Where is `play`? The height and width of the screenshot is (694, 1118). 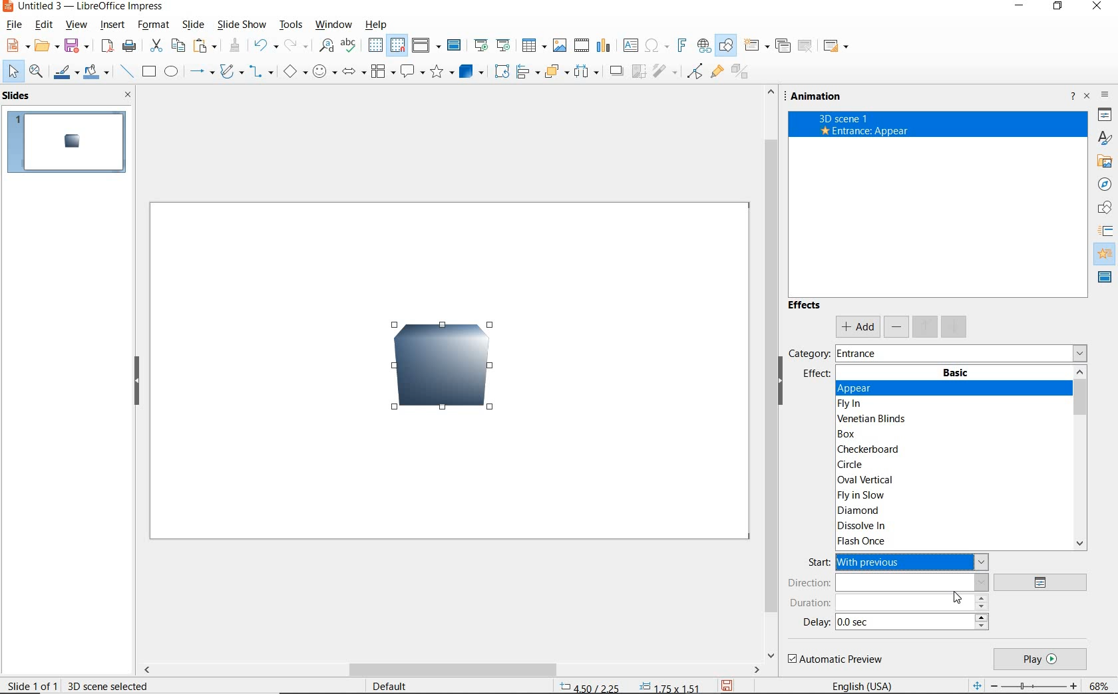
play is located at coordinates (1039, 659).